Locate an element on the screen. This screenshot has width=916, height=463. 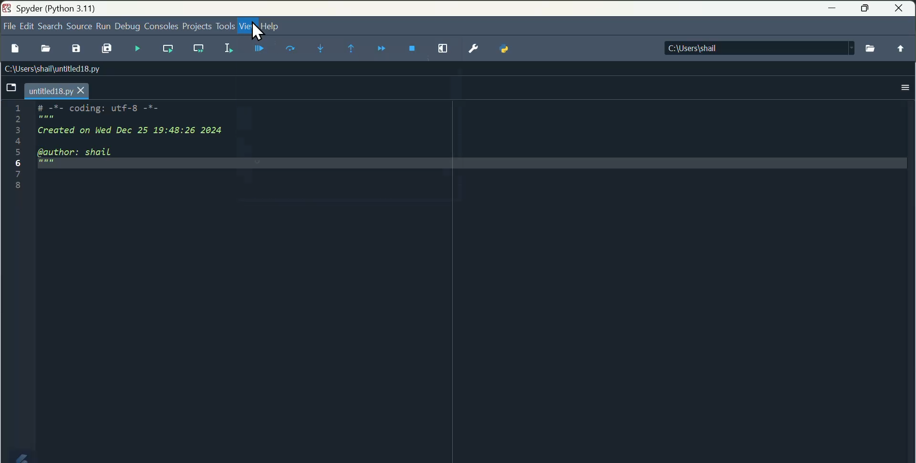
More options is located at coordinates (905, 89).